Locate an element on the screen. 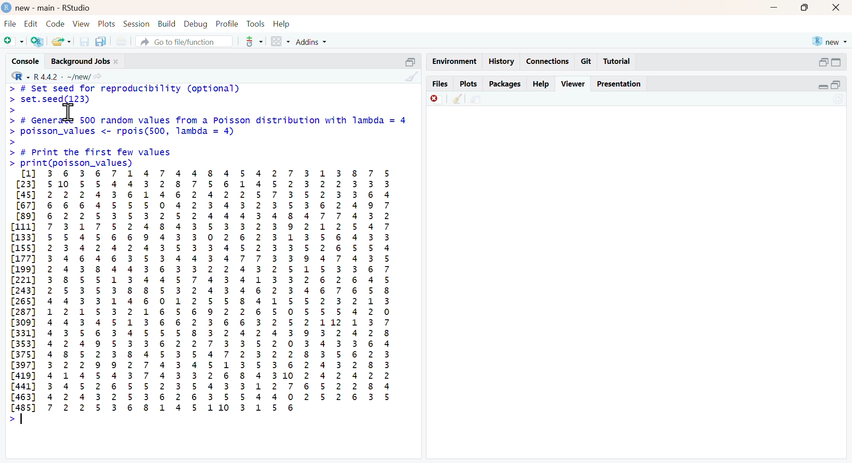 This screenshot has width=852, height=463. > # Generate 500 random values from a Poisson distribution with lambda = 4> poisson_values <- rpois(500, lambda = 4)>> # Print the first few values> print(poisson_values) is located at coordinates (207, 141).